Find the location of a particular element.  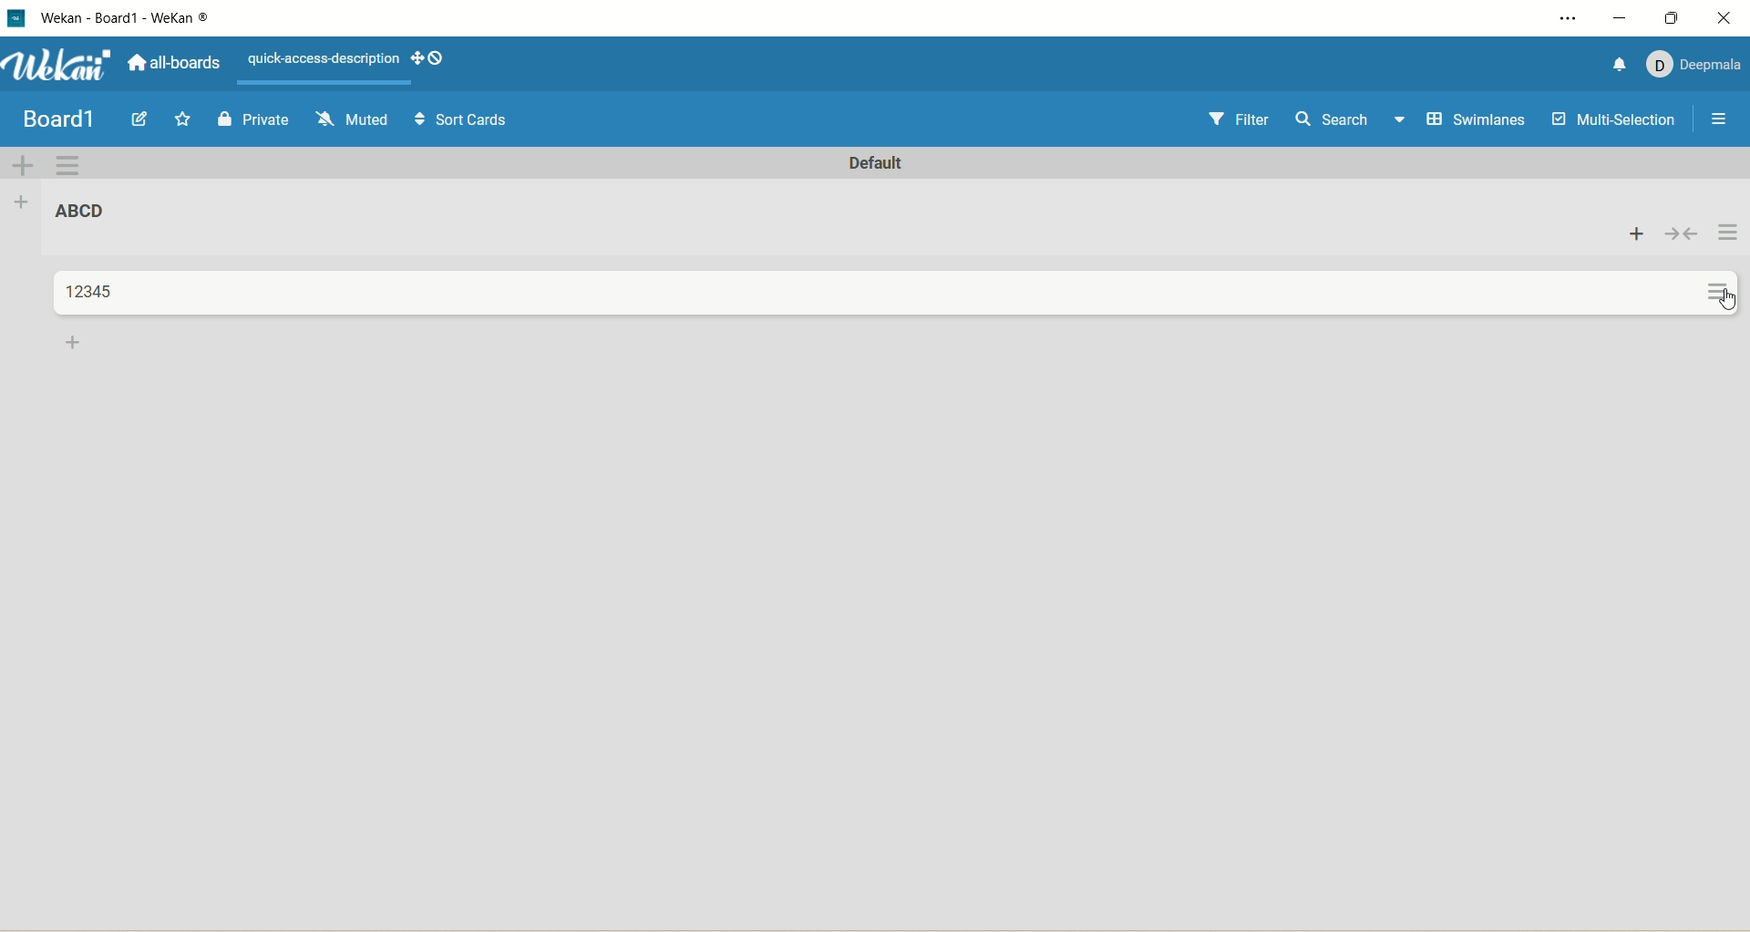

muted is located at coordinates (354, 119).